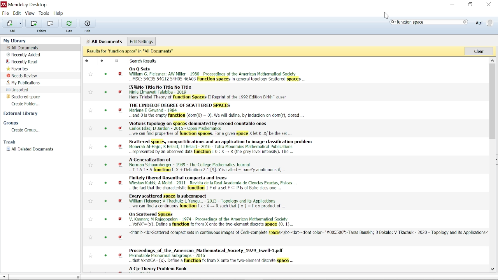 Image resolution: width=498 pixels, height=280 pixels. I want to click on Vietoris topology on spaces dominated by second countable ones Carlos Islas; D Jardon - 301 - en thematicwe can find properties of | spaces. or a given space X let K X/ be the set, so click(295, 128).